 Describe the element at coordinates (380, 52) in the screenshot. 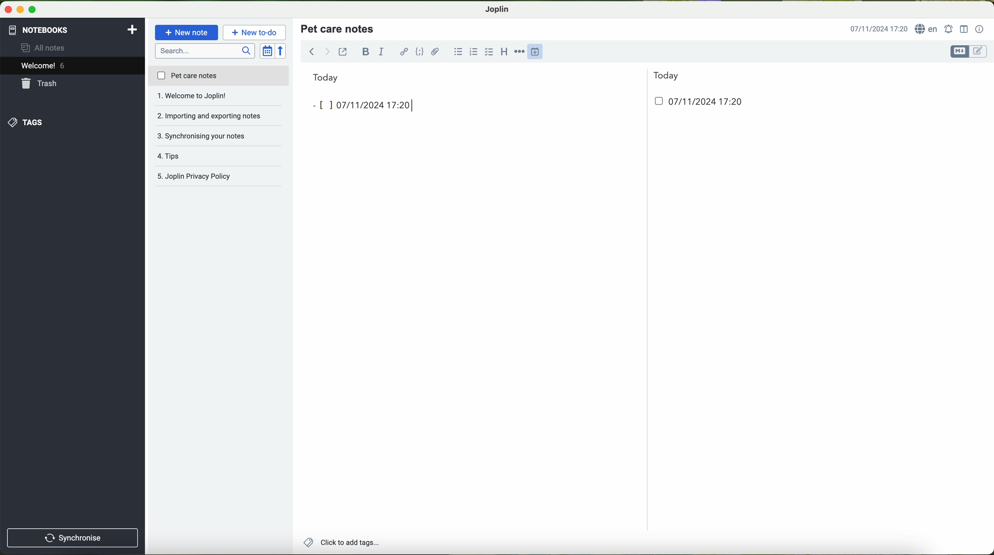

I see `italic` at that location.